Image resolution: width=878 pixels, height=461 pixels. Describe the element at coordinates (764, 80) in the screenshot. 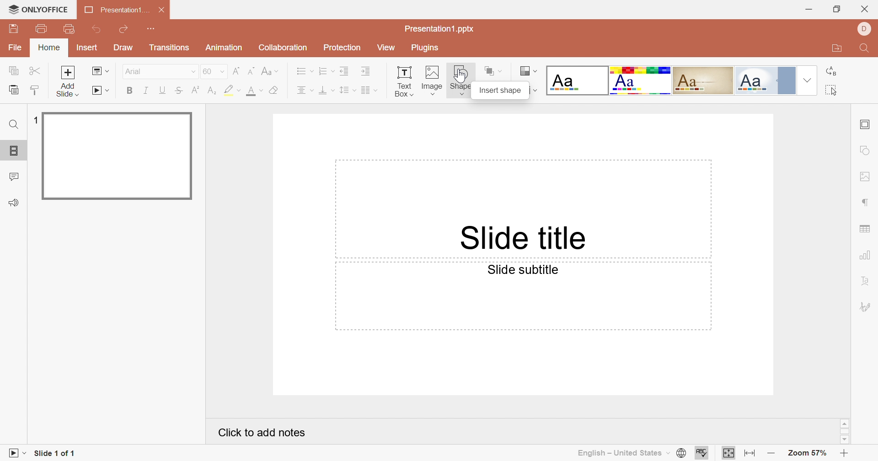

I see `Official` at that location.